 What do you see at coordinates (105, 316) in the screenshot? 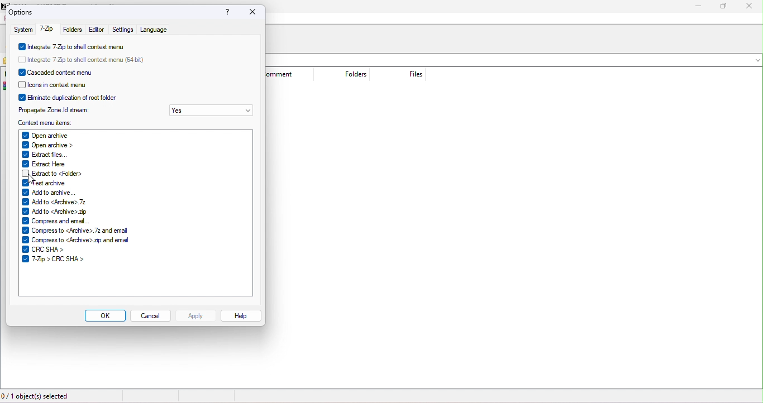
I see `ok` at bounding box center [105, 316].